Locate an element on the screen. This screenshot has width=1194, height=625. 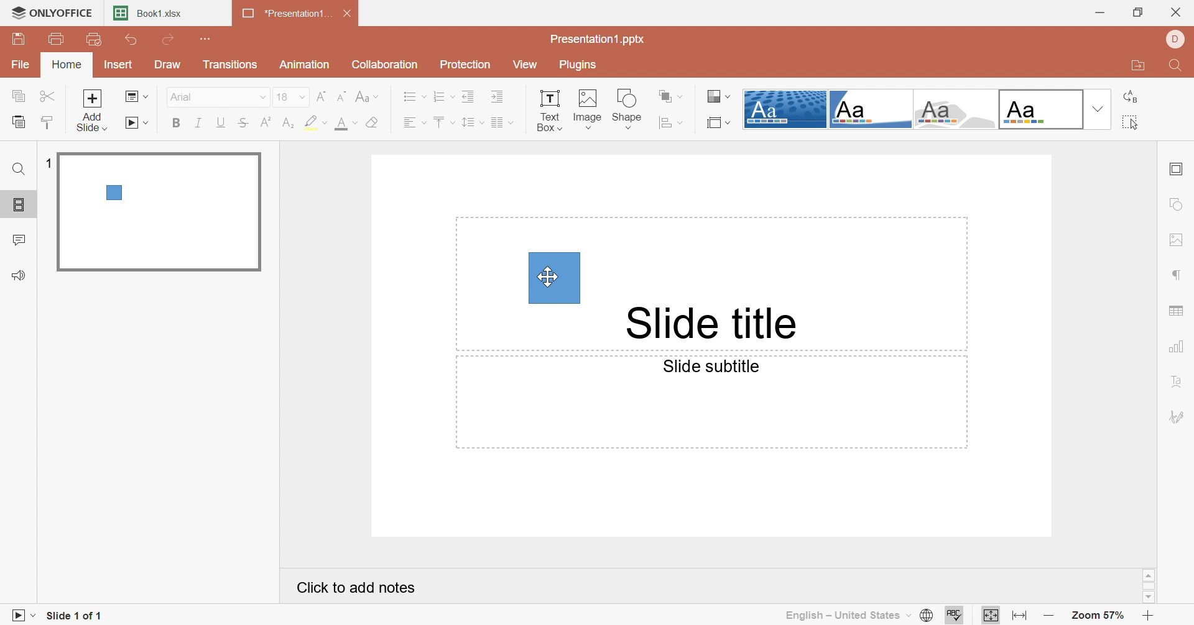
Minimize is located at coordinates (1096, 14).